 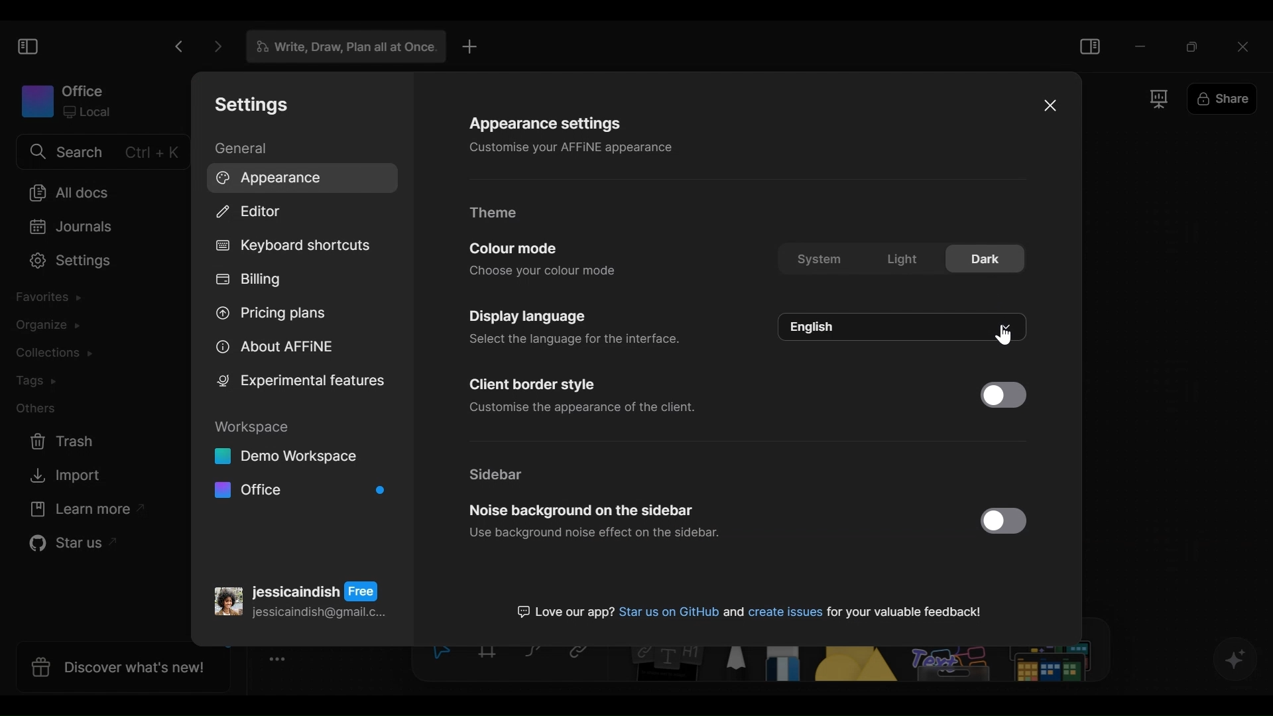 I want to click on Enable/Disable, so click(x=1004, y=520).